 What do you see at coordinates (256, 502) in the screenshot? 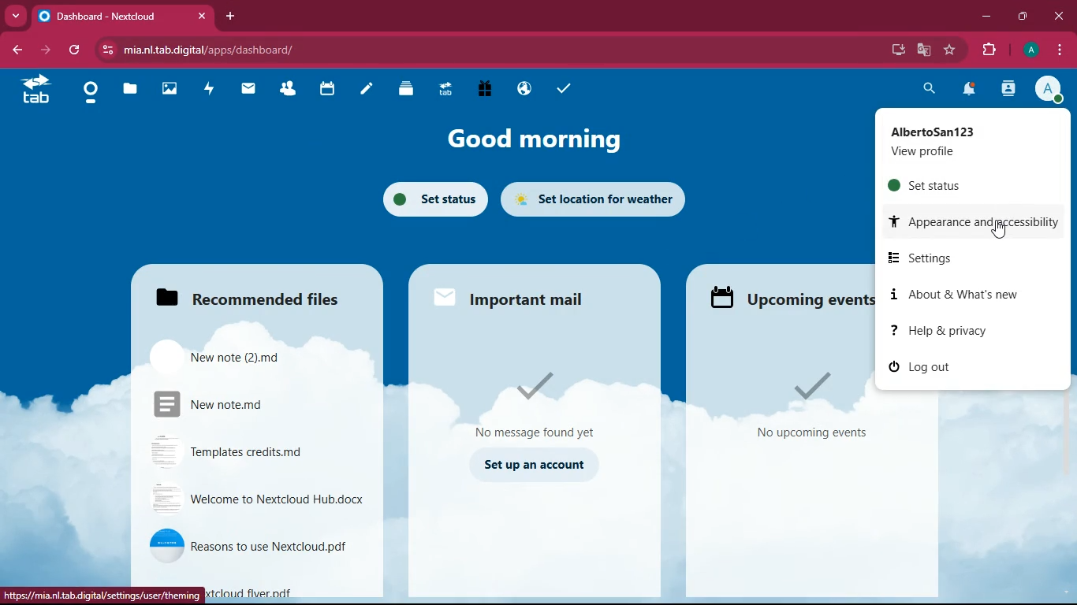
I see `file` at bounding box center [256, 502].